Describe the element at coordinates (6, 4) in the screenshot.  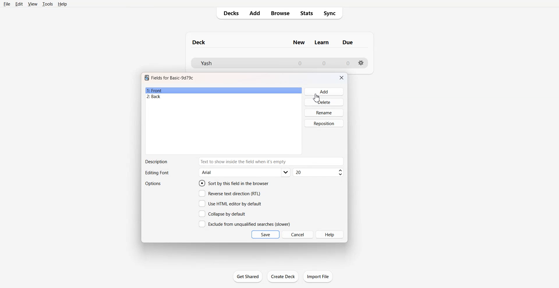
I see `File` at that location.